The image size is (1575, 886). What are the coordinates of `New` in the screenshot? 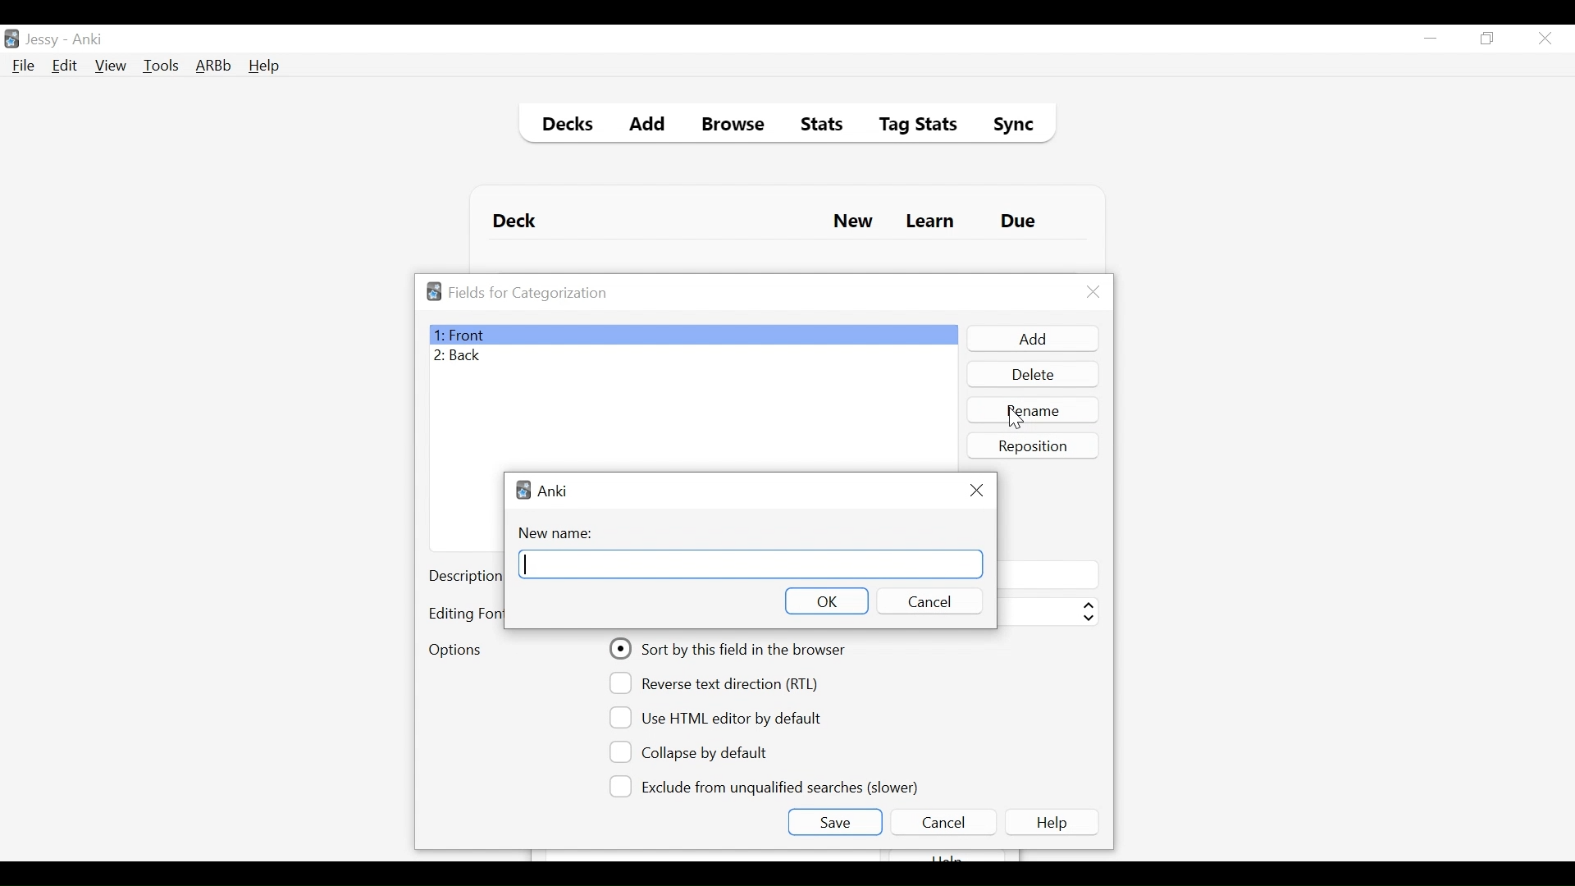 It's located at (853, 223).